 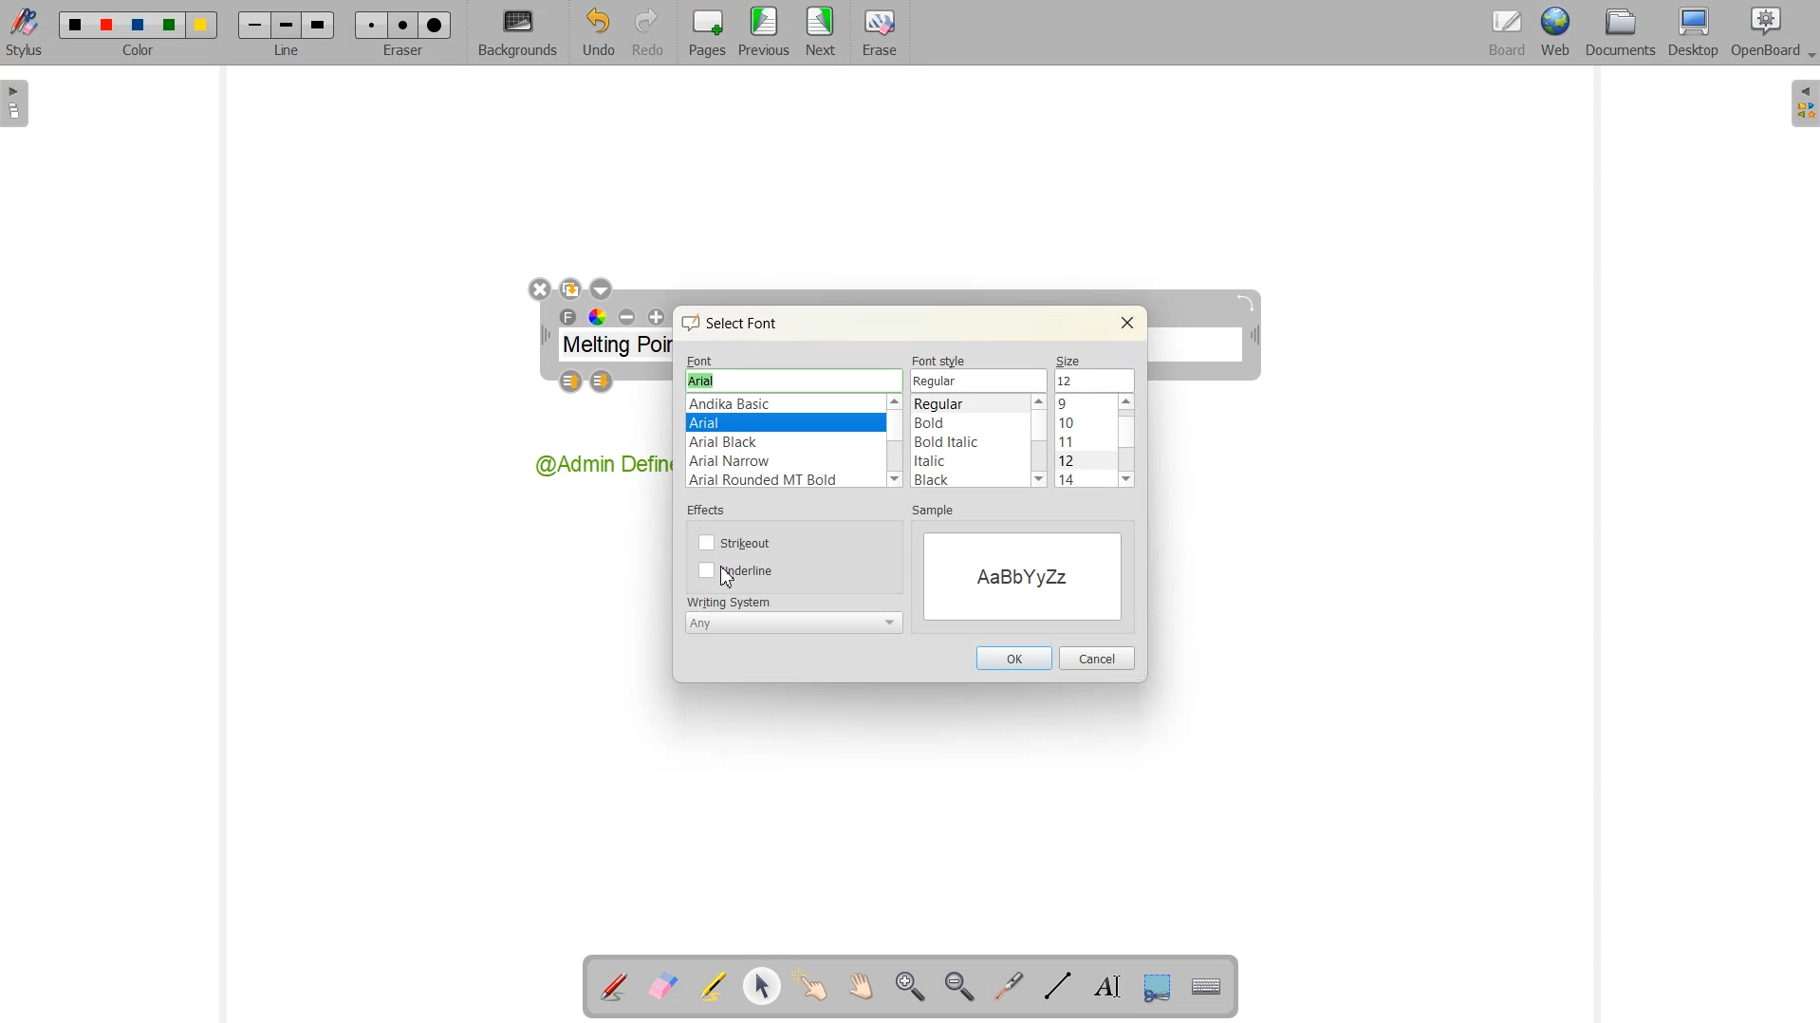 What do you see at coordinates (399, 32) in the screenshot?
I see `Eraser` at bounding box center [399, 32].